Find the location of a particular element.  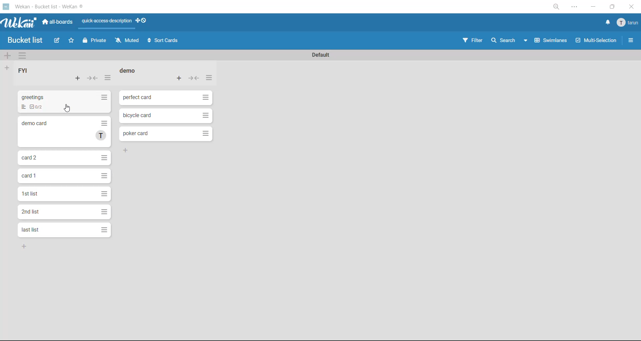

star is located at coordinates (71, 41).